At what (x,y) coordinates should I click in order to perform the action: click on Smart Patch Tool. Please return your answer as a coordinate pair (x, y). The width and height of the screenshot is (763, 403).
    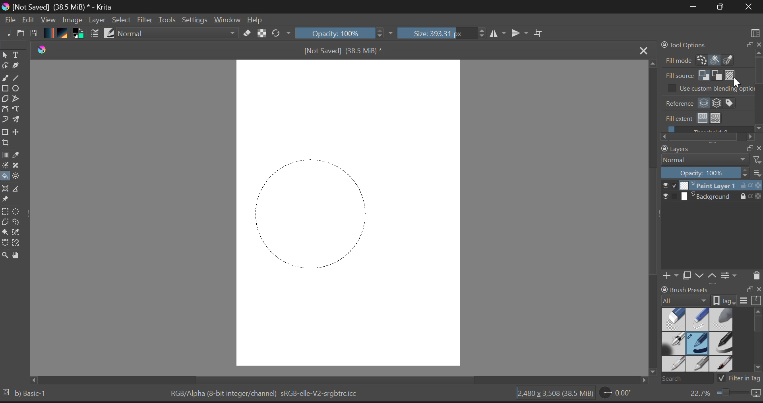
    Looking at the image, I should click on (17, 167).